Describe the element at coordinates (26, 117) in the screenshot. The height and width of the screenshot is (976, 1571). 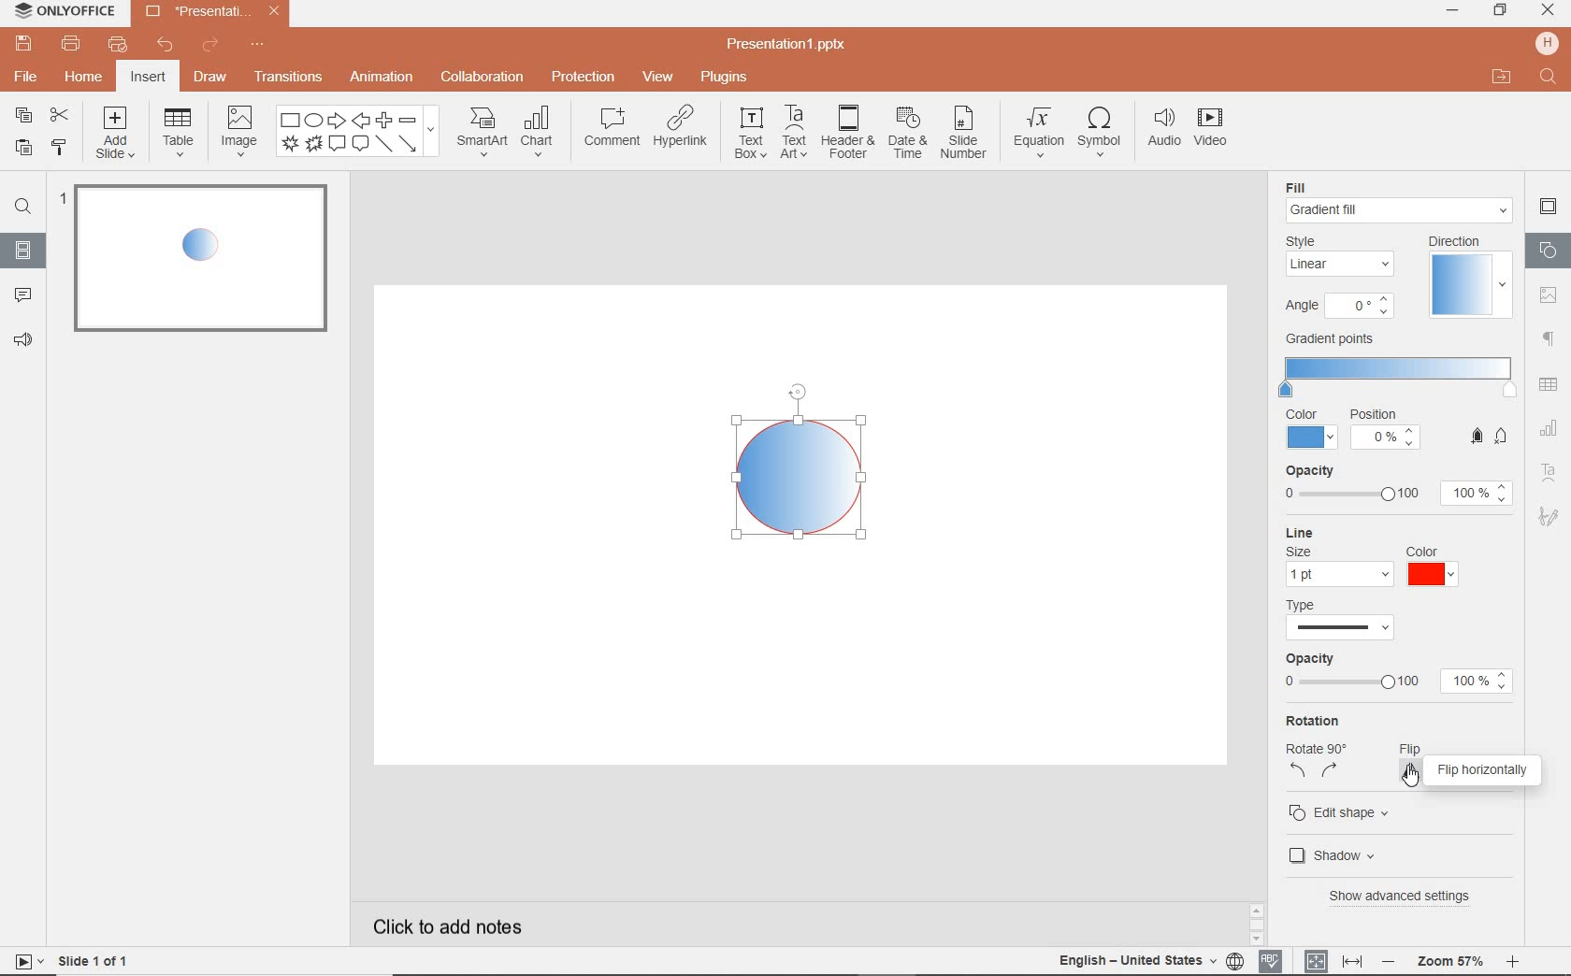
I see `copy` at that location.